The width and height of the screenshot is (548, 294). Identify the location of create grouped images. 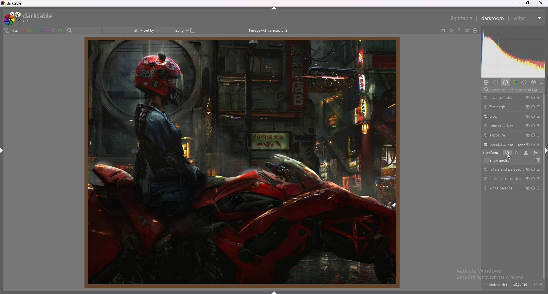
(444, 30).